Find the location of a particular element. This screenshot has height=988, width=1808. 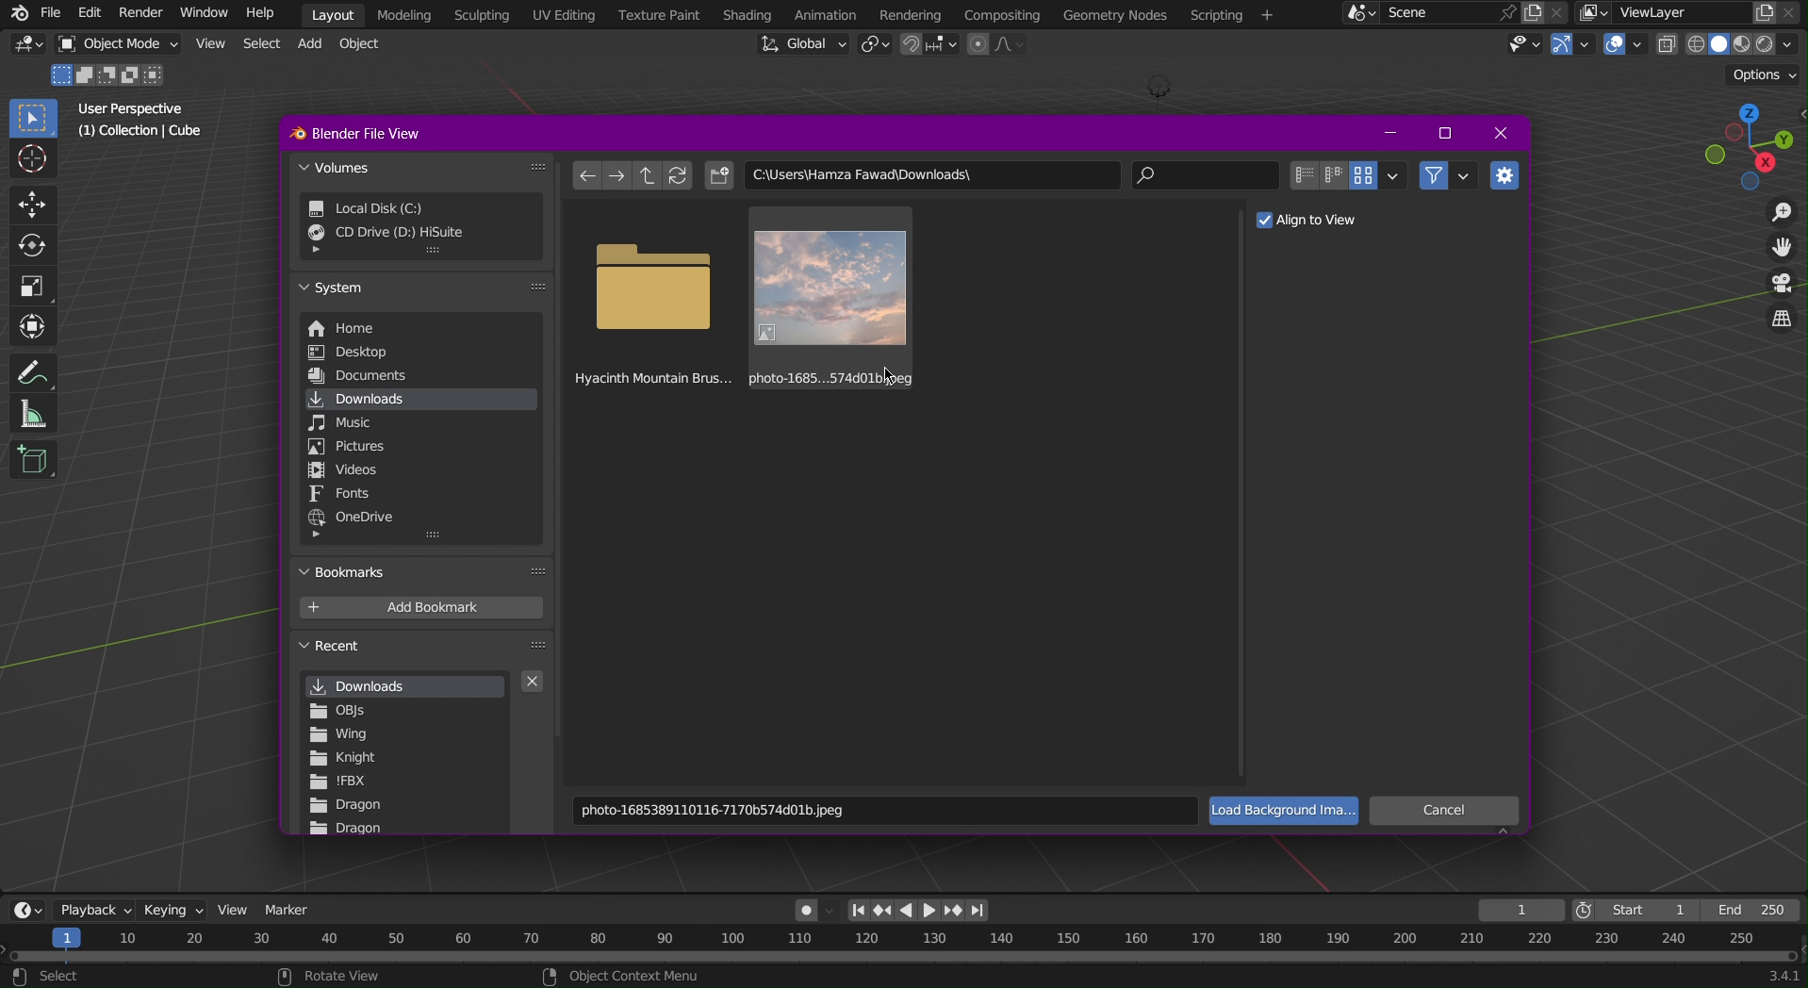

Layout is located at coordinates (334, 13).